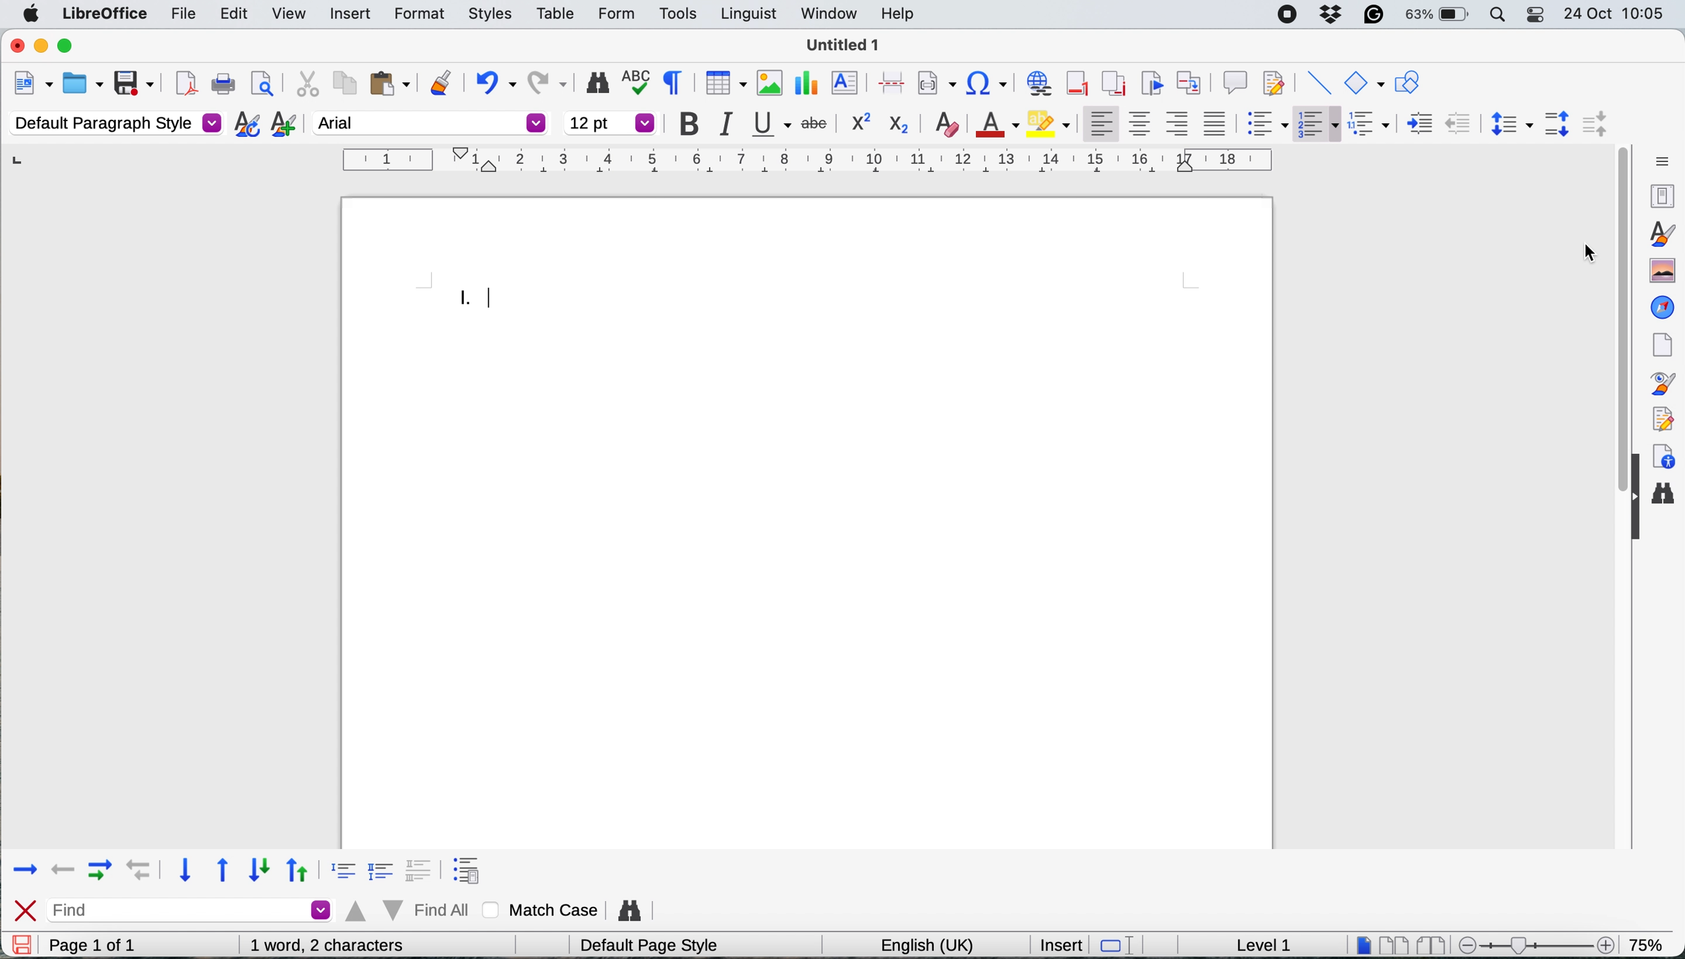 The width and height of the screenshot is (1685, 959). Describe the element at coordinates (1276, 81) in the screenshot. I see `show track changes functions` at that location.